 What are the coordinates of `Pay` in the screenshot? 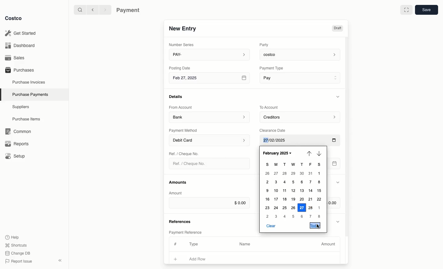 It's located at (301, 77).